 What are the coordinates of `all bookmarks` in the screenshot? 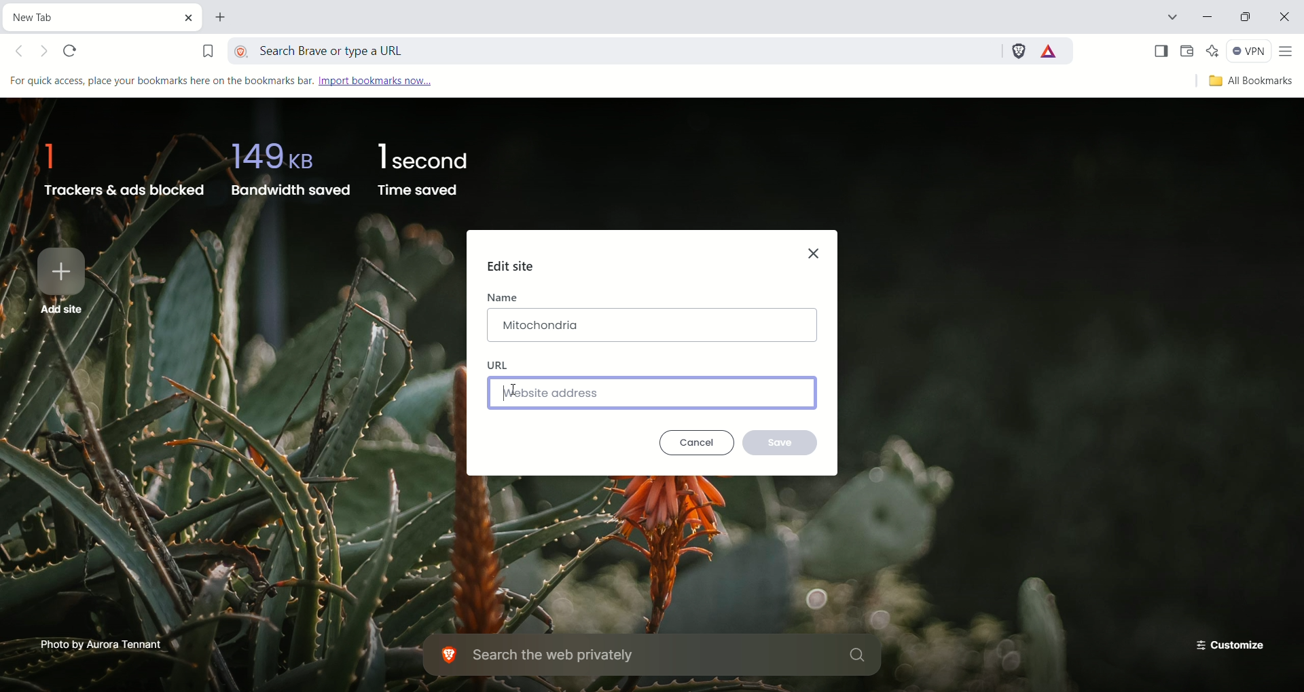 It's located at (1248, 82).